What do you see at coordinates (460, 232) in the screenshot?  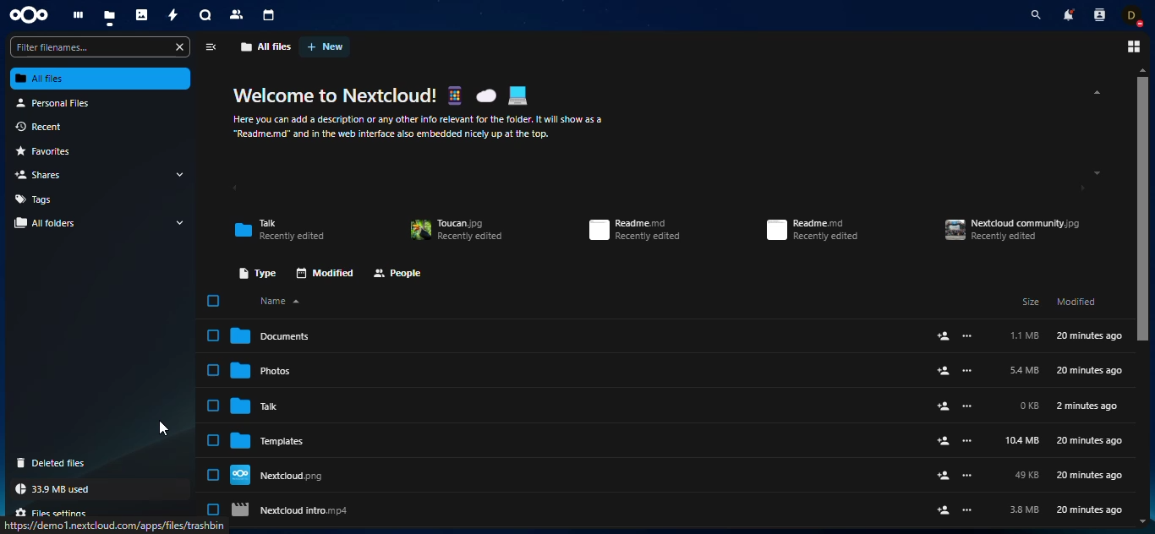 I see `Toucan.jpg Recently edited` at bounding box center [460, 232].